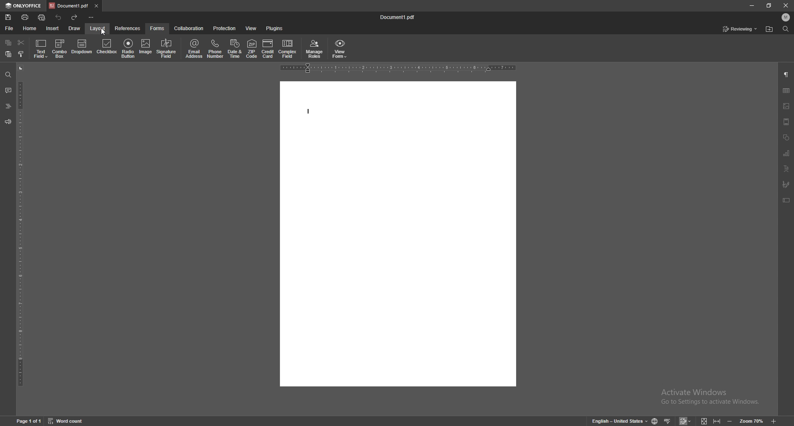 The width and height of the screenshot is (794, 426). Describe the element at coordinates (21, 43) in the screenshot. I see `cut` at that location.